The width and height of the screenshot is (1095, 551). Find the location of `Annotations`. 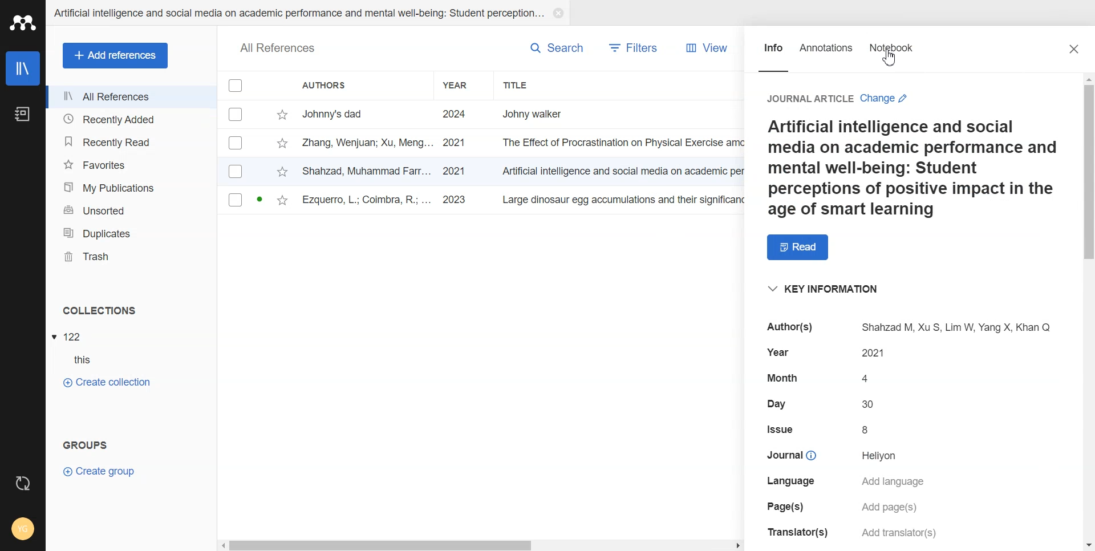

Annotations is located at coordinates (825, 53).